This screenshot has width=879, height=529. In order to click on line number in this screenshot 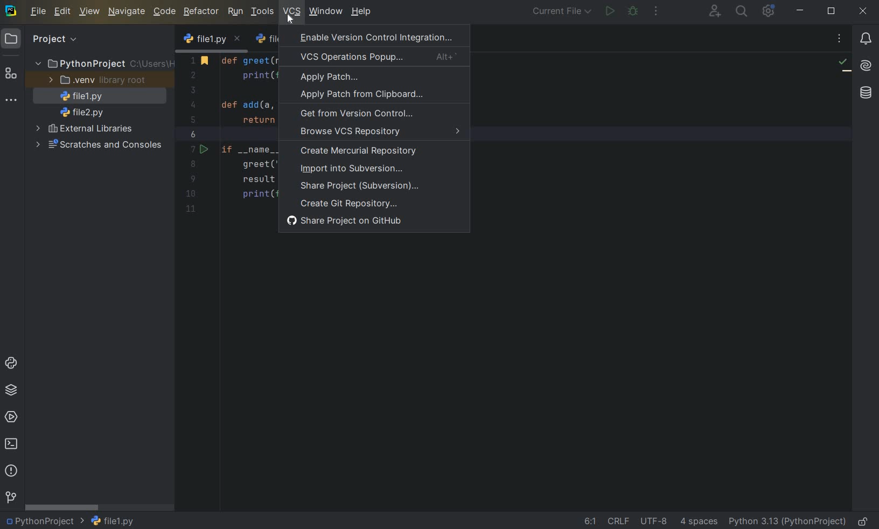, I will do `click(194, 135)`.